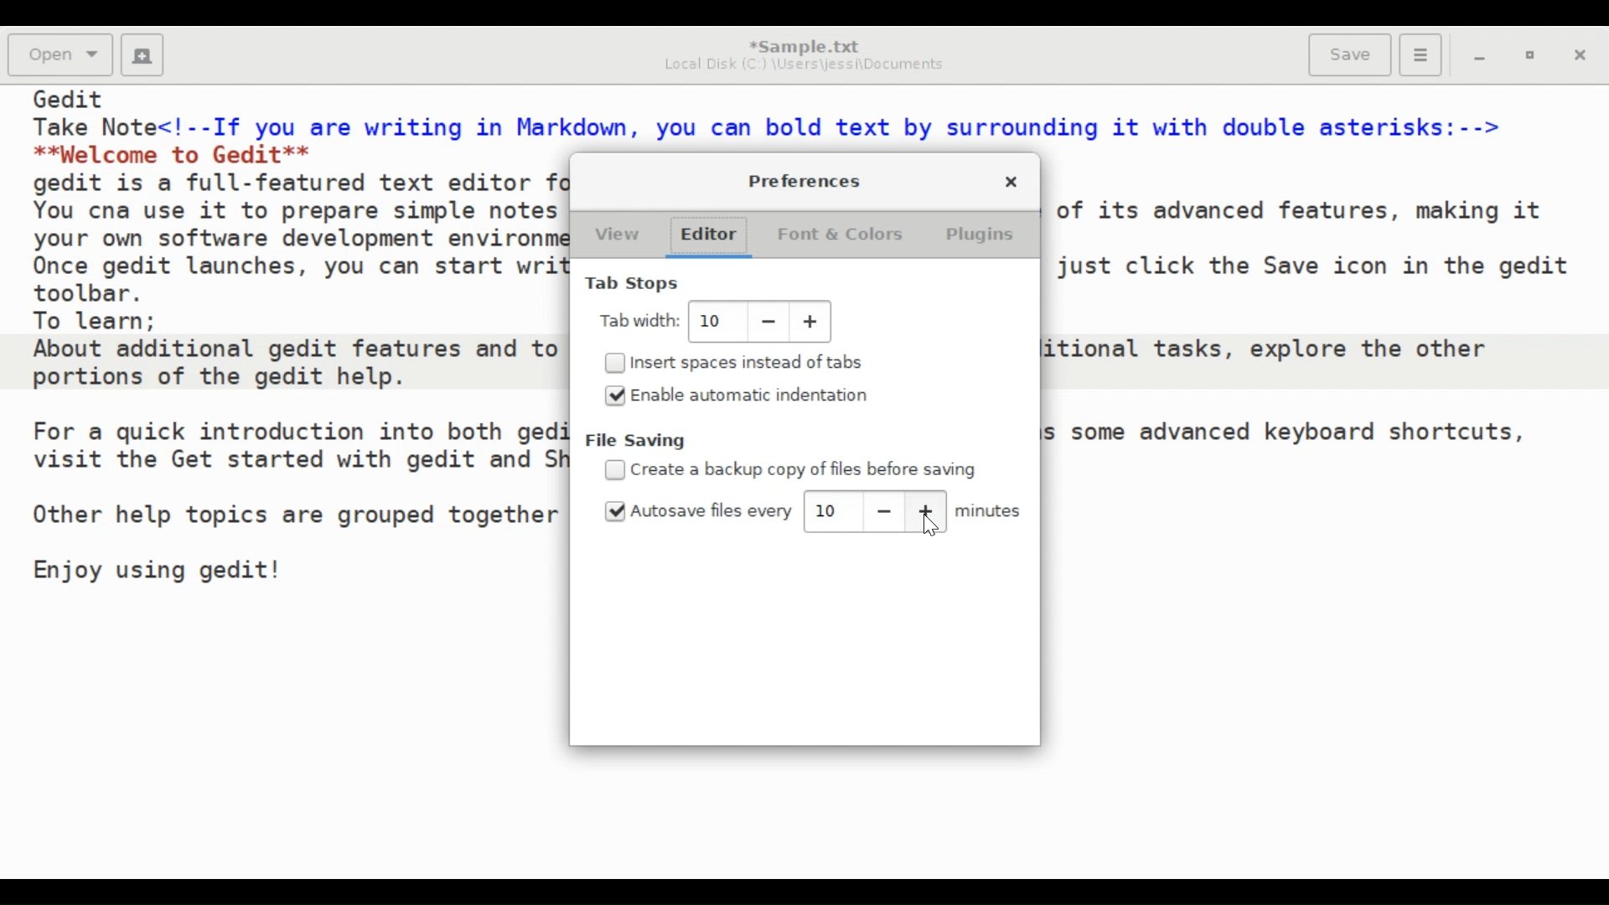 The height and width of the screenshot is (905, 1609). Describe the element at coordinates (829, 511) in the screenshot. I see `10` at that location.